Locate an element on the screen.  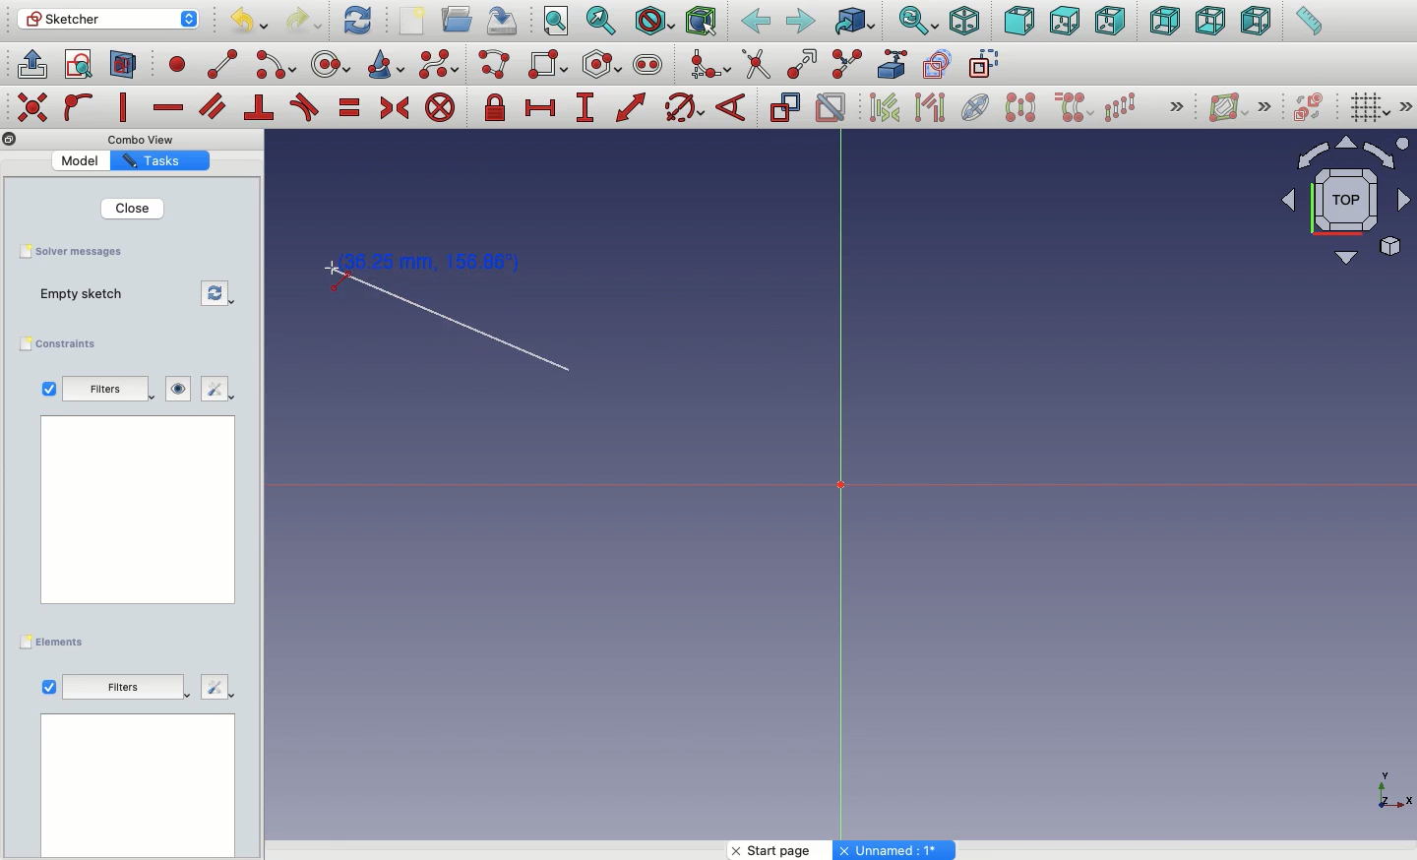
Leave sketch is located at coordinates (31, 63).